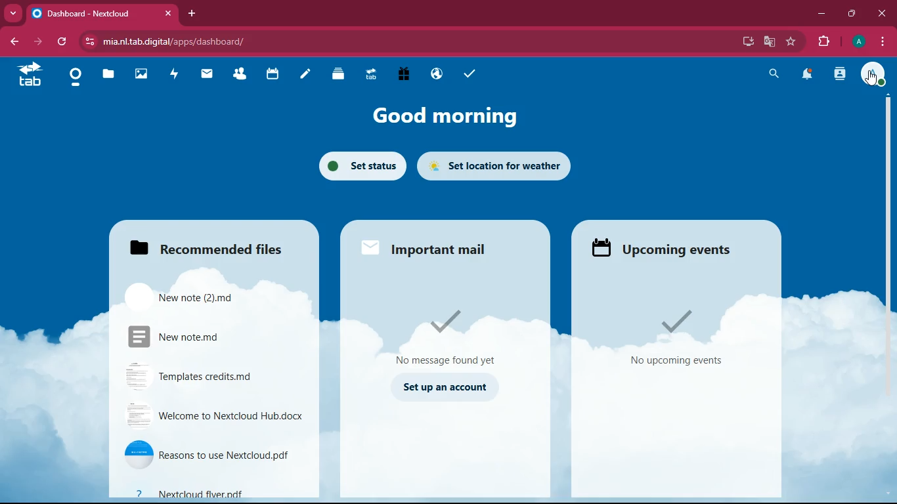  What do you see at coordinates (213, 415) in the screenshot?
I see `file` at bounding box center [213, 415].